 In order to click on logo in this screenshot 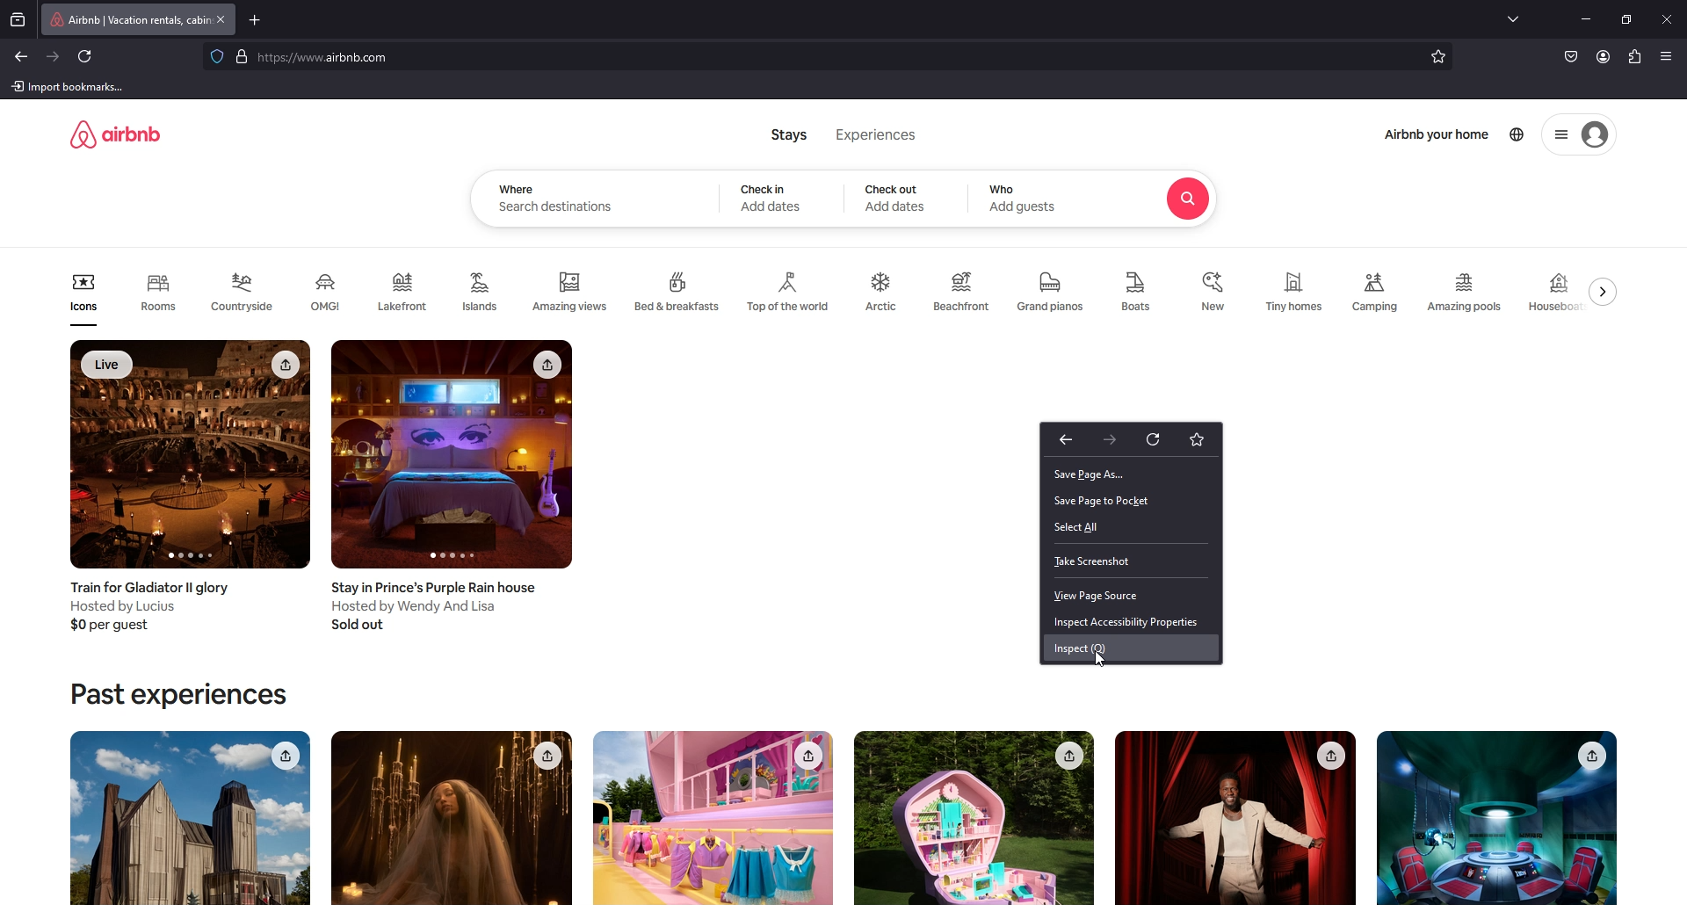, I will do `click(115, 134)`.